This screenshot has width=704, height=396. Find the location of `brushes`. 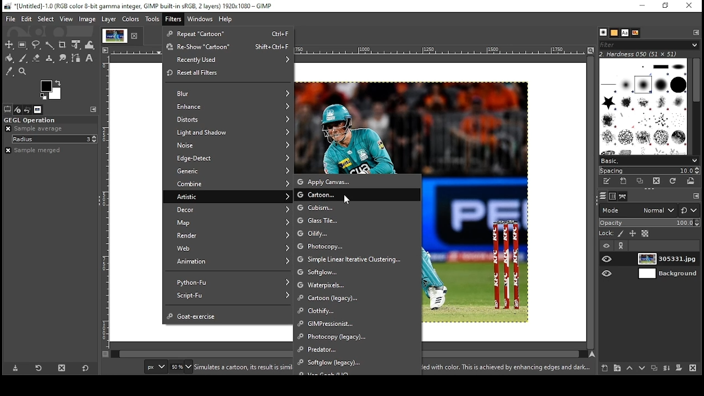

brushes is located at coordinates (645, 108).